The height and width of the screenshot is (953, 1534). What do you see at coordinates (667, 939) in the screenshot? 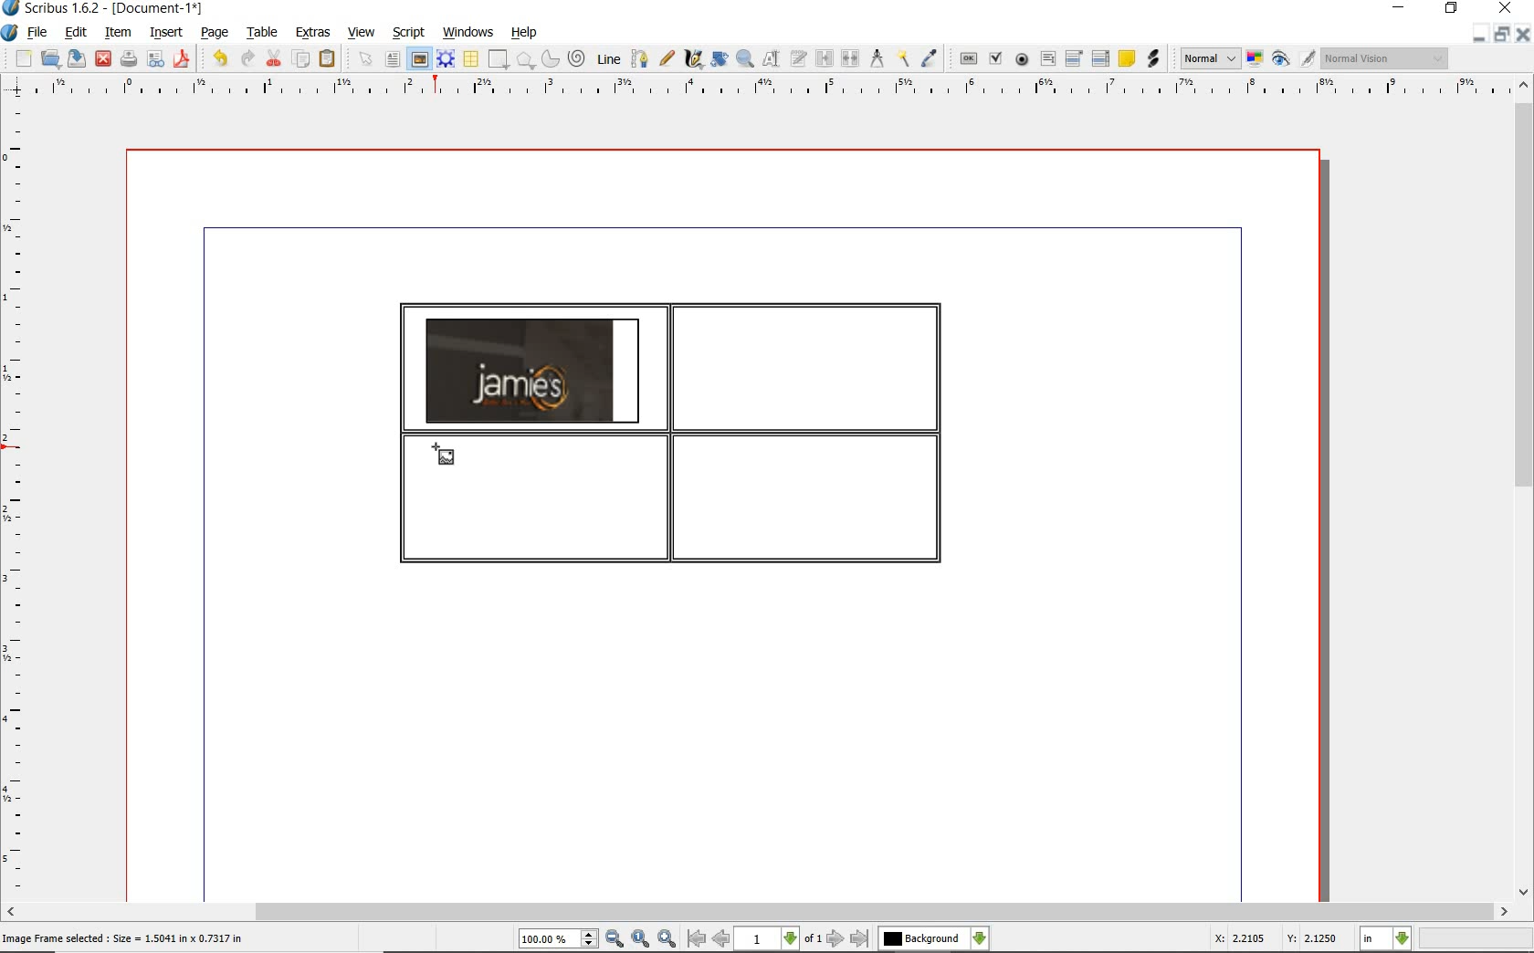
I see `zoom in` at bounding box center [667, 939].